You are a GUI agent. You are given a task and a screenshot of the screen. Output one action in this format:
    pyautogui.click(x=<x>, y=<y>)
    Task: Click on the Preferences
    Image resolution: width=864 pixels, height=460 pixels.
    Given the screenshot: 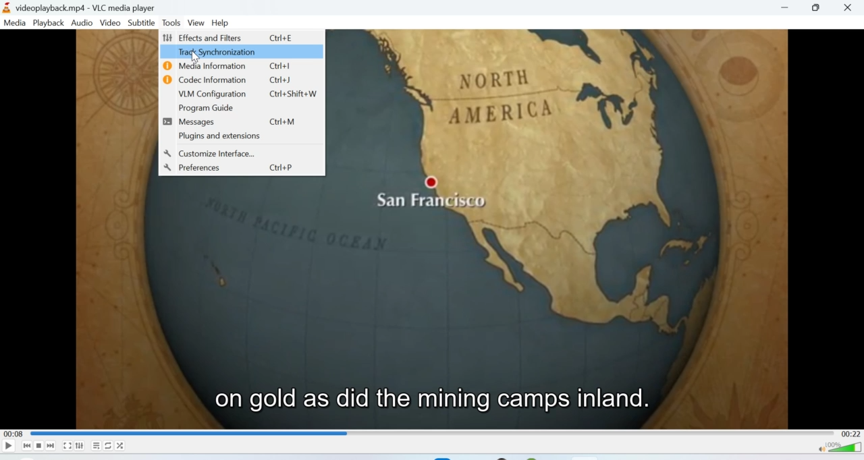 What is the action you would take?
    pyautogui.click(x=196, y=167)
    